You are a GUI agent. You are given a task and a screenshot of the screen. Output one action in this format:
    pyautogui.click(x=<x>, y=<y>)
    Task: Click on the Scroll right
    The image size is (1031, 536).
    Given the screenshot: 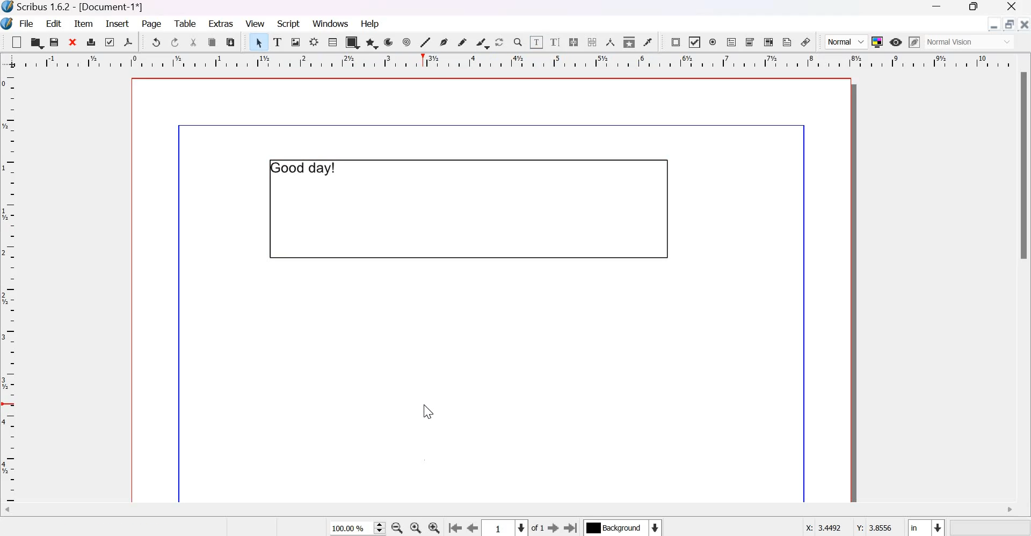 What is the action you would take?
    pyautogui.click(x=1009, y=510)
    